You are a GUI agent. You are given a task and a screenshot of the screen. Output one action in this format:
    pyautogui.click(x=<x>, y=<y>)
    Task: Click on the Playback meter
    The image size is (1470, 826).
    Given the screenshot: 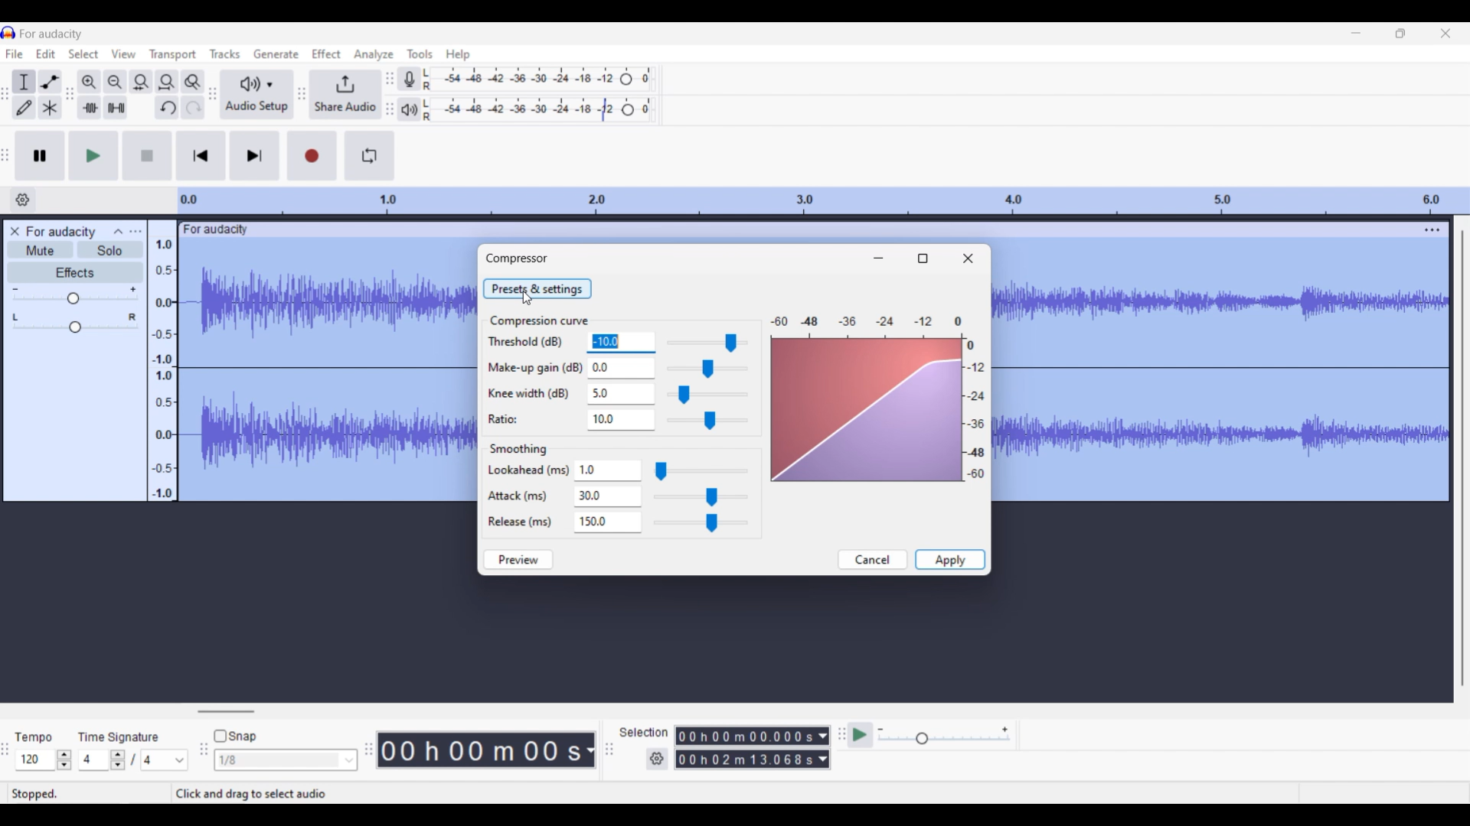 What is the action you would take?
    pyautogui.click(x=410, y=110)
    